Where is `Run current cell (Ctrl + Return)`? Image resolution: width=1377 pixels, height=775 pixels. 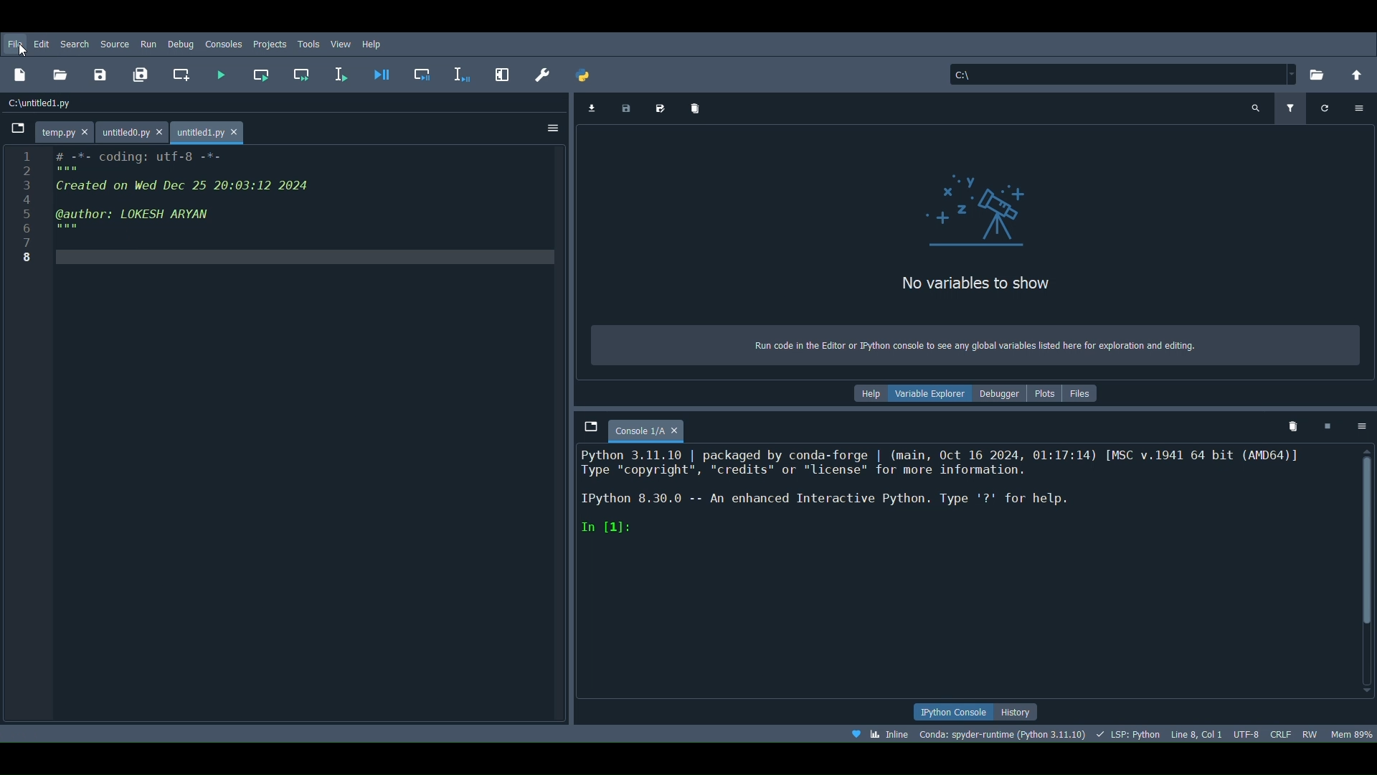 Run current cell (Ctrl + Return) is located at coordinates (264, 70).